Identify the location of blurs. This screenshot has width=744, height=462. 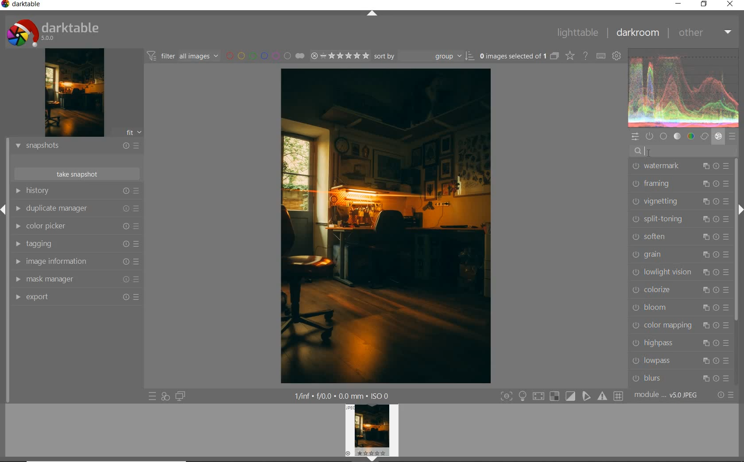
(681, 378).